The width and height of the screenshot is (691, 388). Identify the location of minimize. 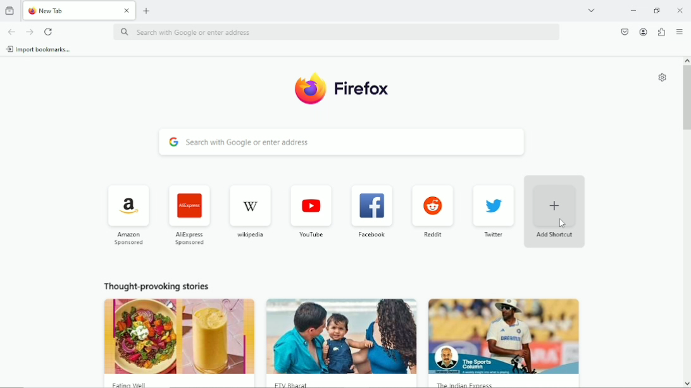
(632, 11).